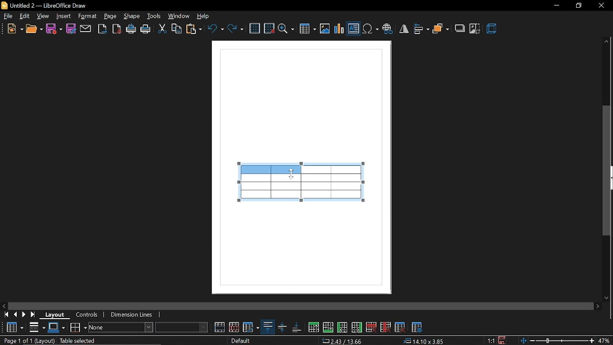 The image size is (613, 345). What do you see at coordinates (146, 30) in the screenshot?
I see `print` at bounding box center [146, 30].